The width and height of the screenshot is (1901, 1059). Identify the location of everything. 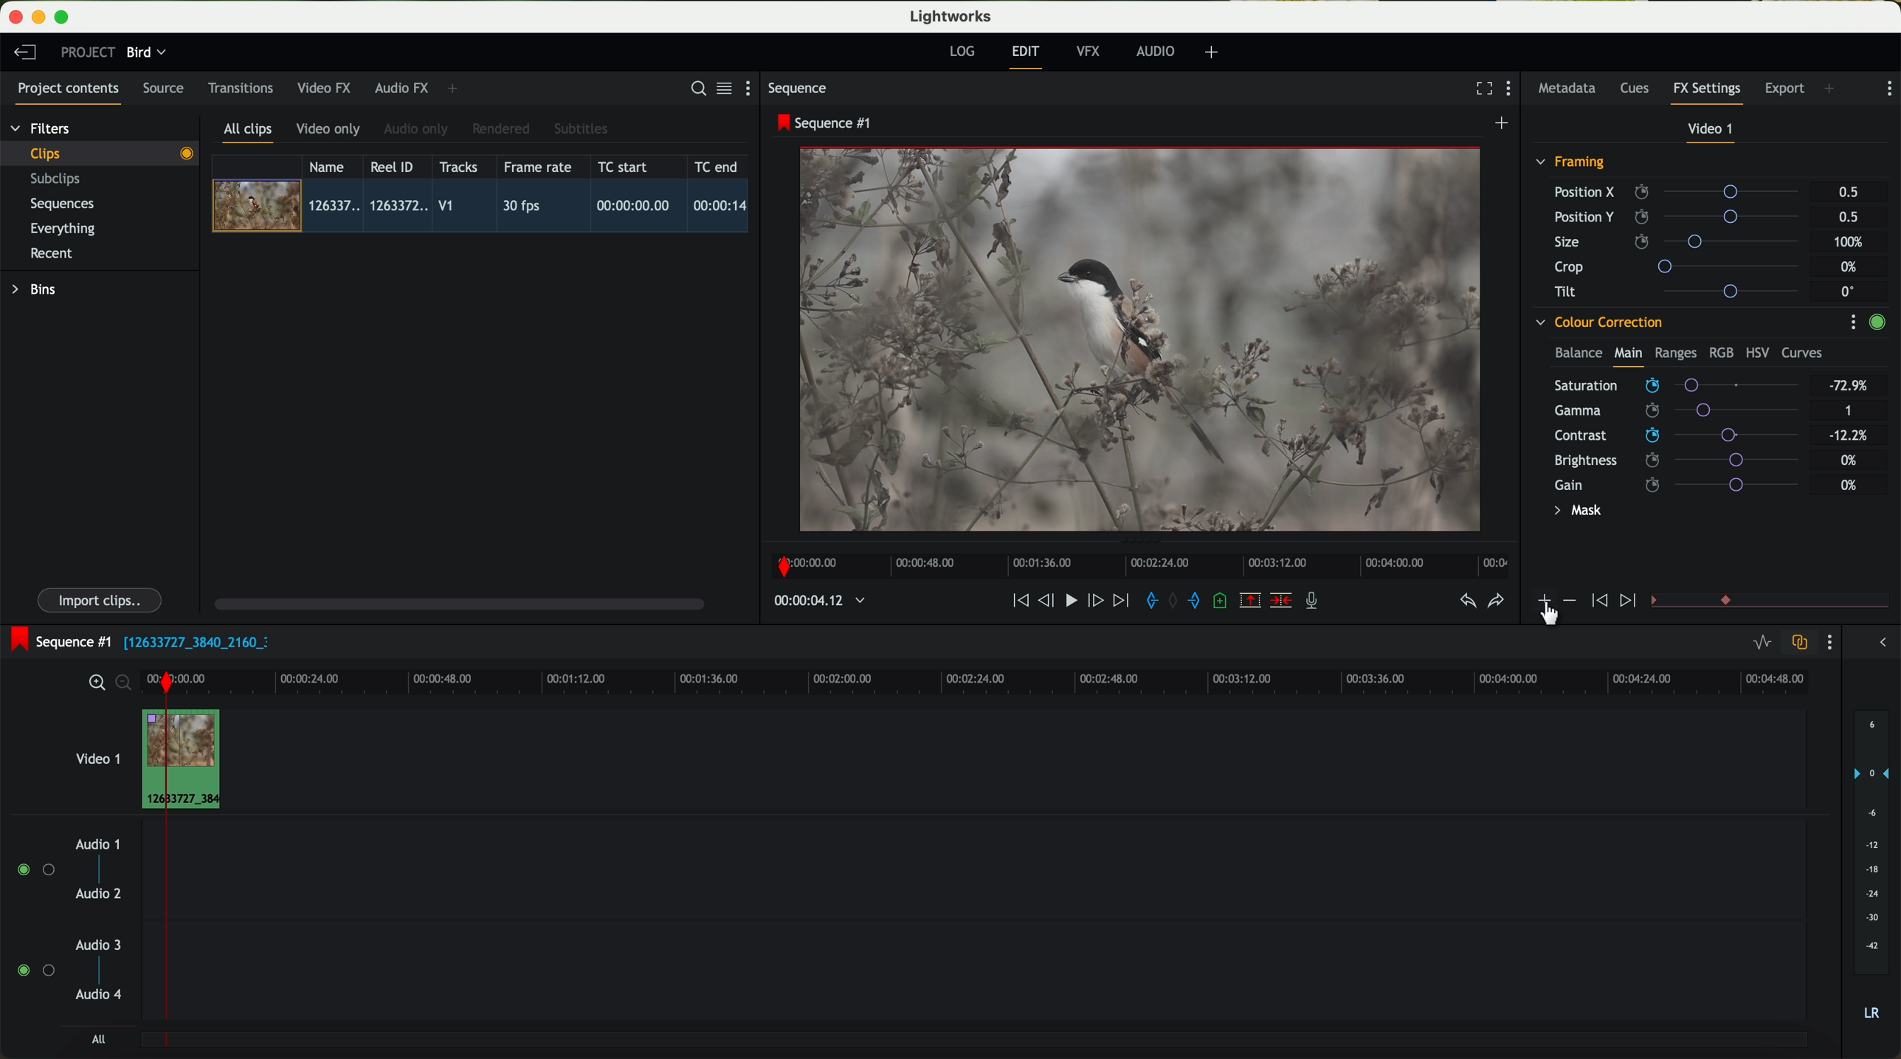
(63, 229).